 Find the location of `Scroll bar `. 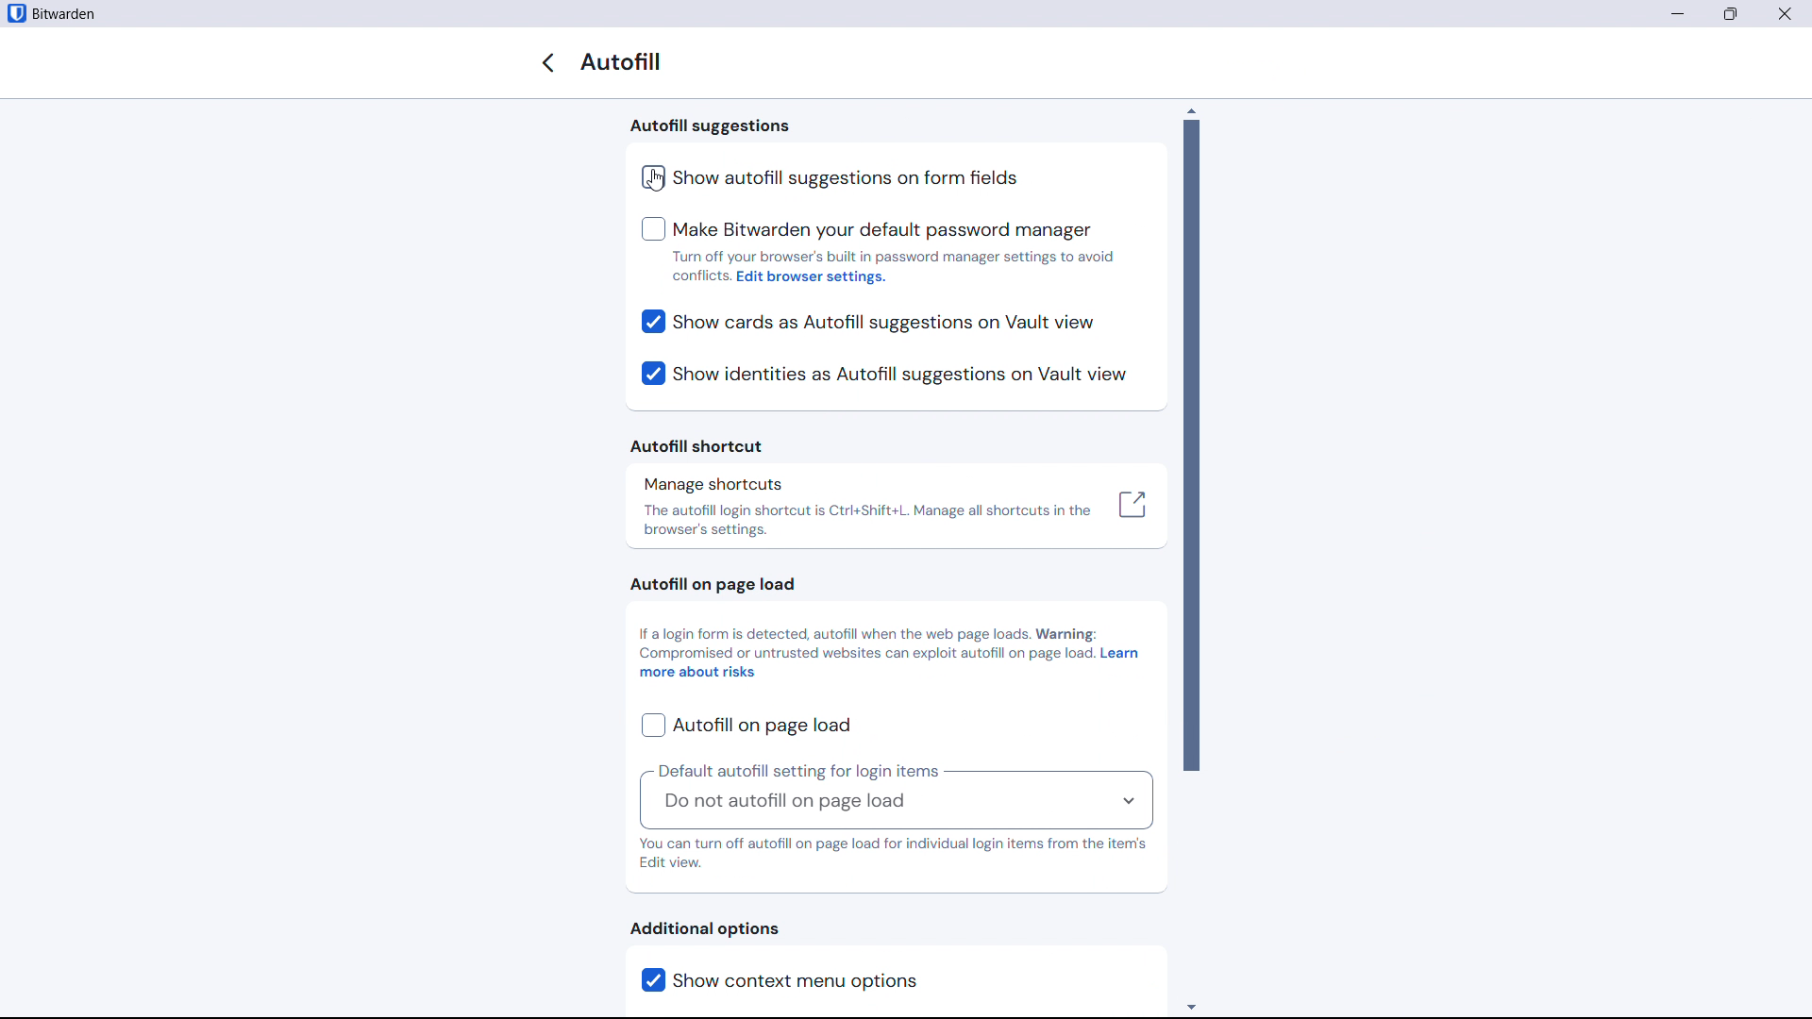

Scroll bar  is located at coordinates (1191, 445).